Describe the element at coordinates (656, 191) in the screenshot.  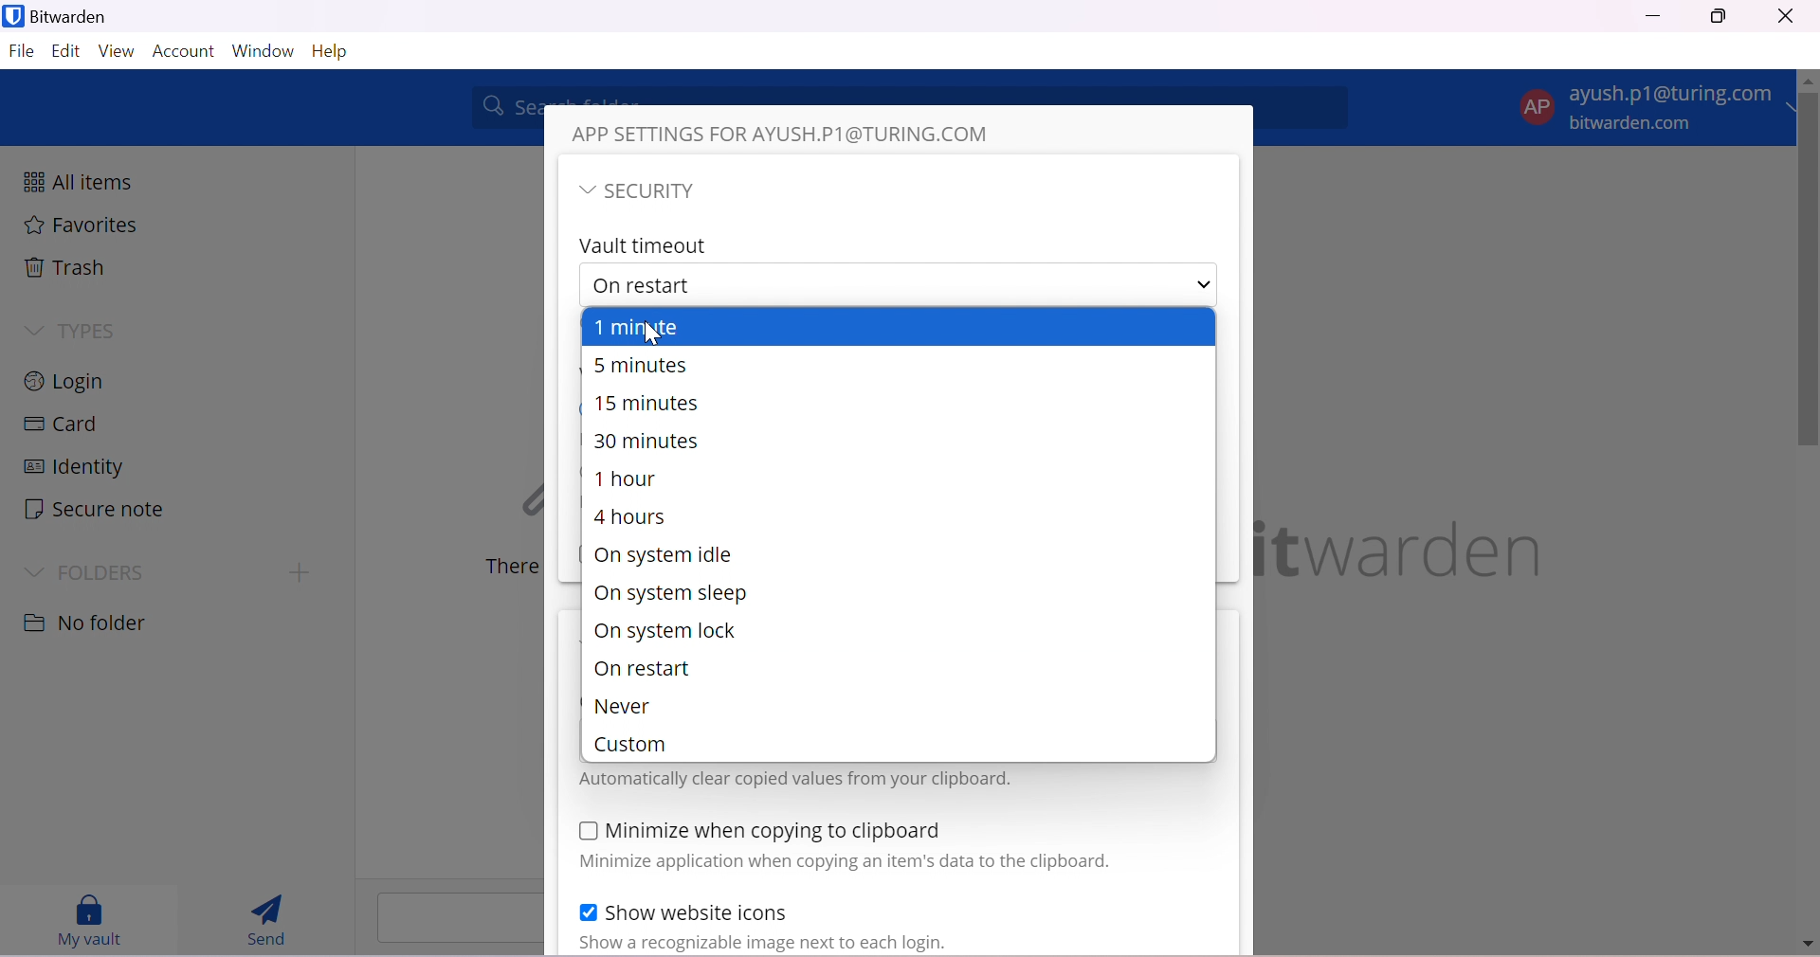
I see `SECURITY` at that location.